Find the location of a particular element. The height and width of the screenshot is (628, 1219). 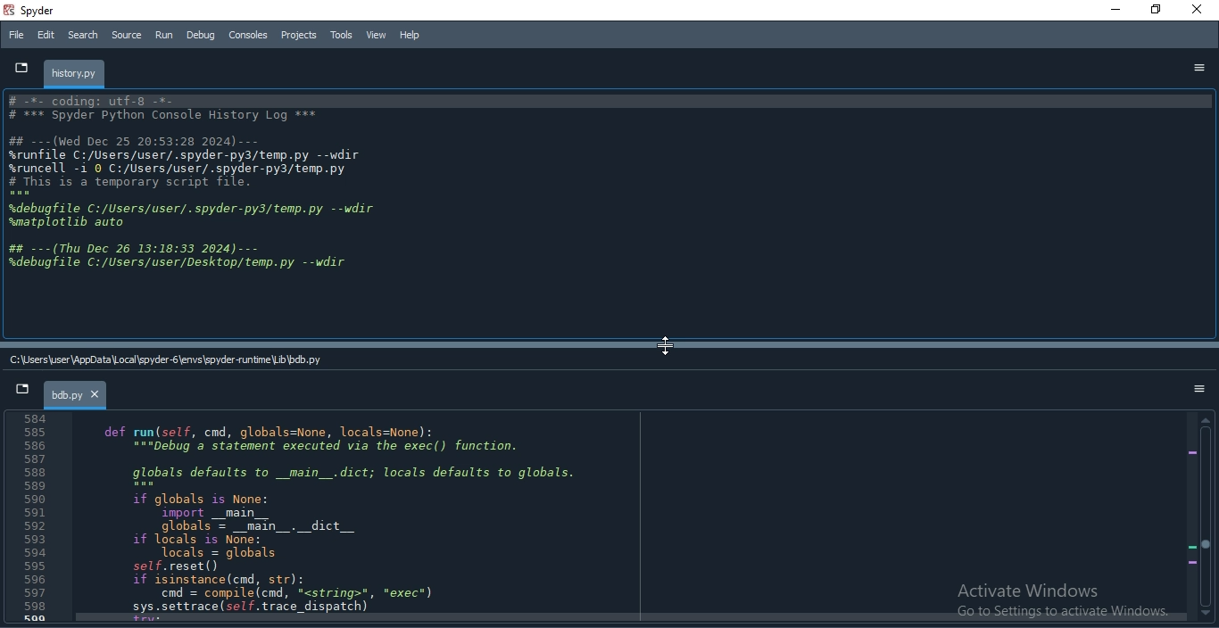

Help is located at coordinates (409, 34).